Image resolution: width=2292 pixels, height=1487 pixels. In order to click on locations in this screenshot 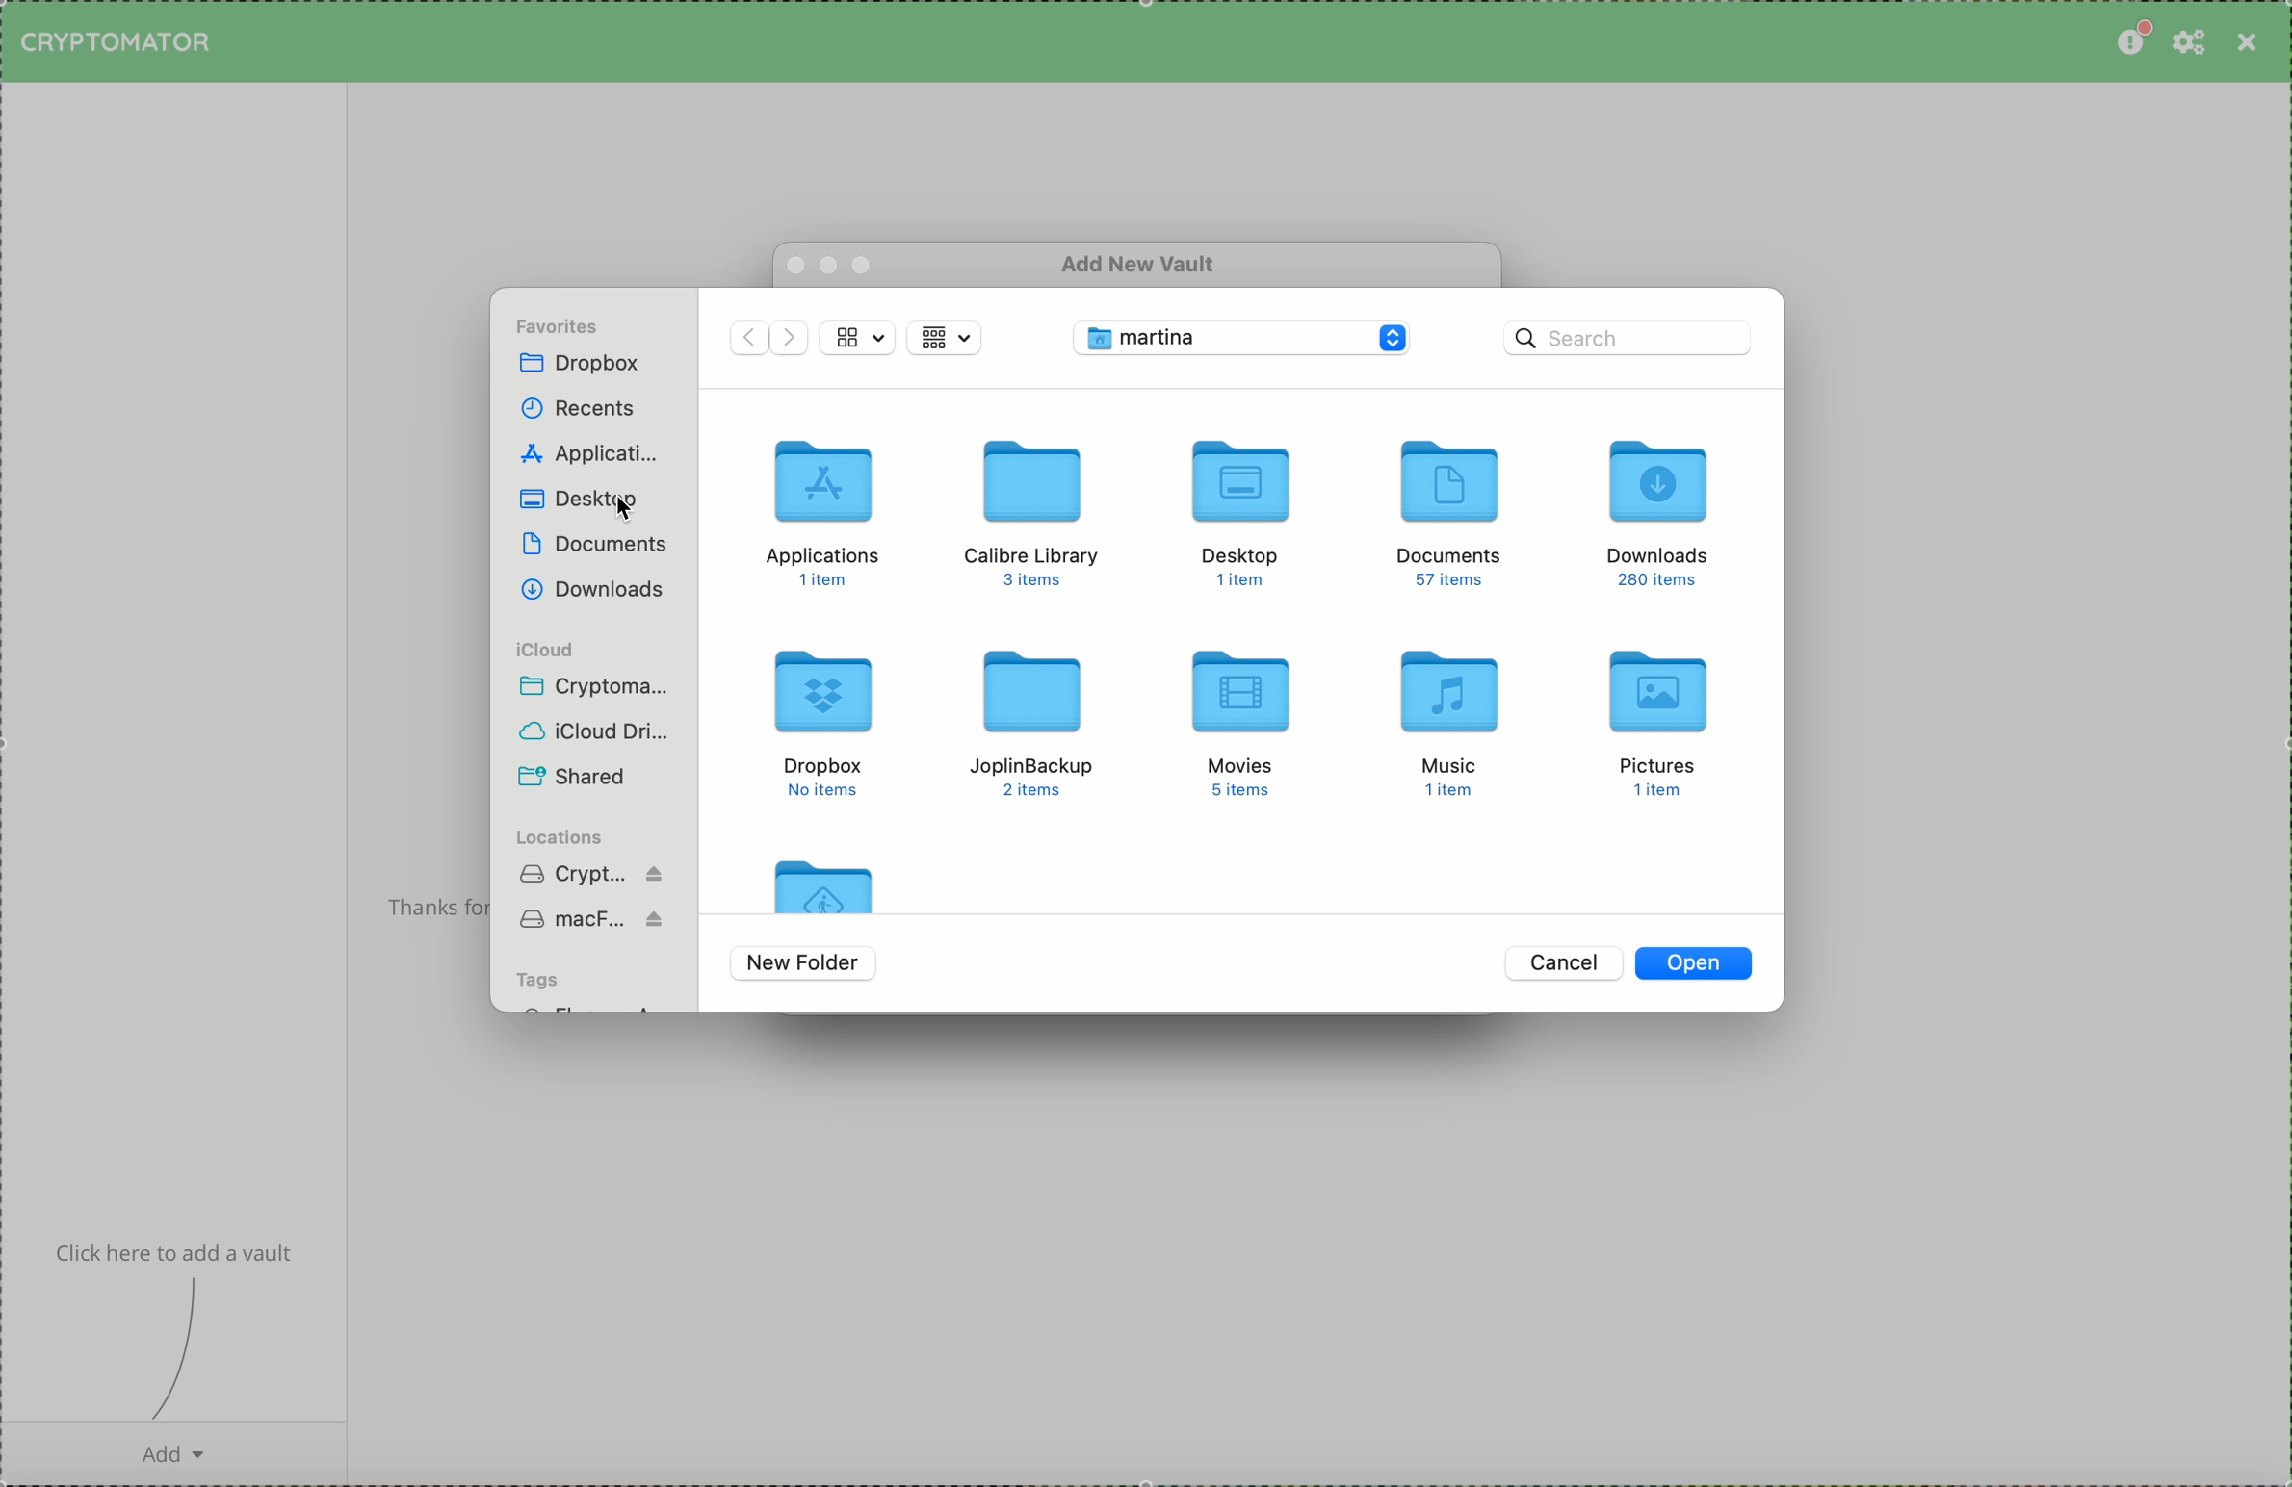, I will do `click(568, 837)`.